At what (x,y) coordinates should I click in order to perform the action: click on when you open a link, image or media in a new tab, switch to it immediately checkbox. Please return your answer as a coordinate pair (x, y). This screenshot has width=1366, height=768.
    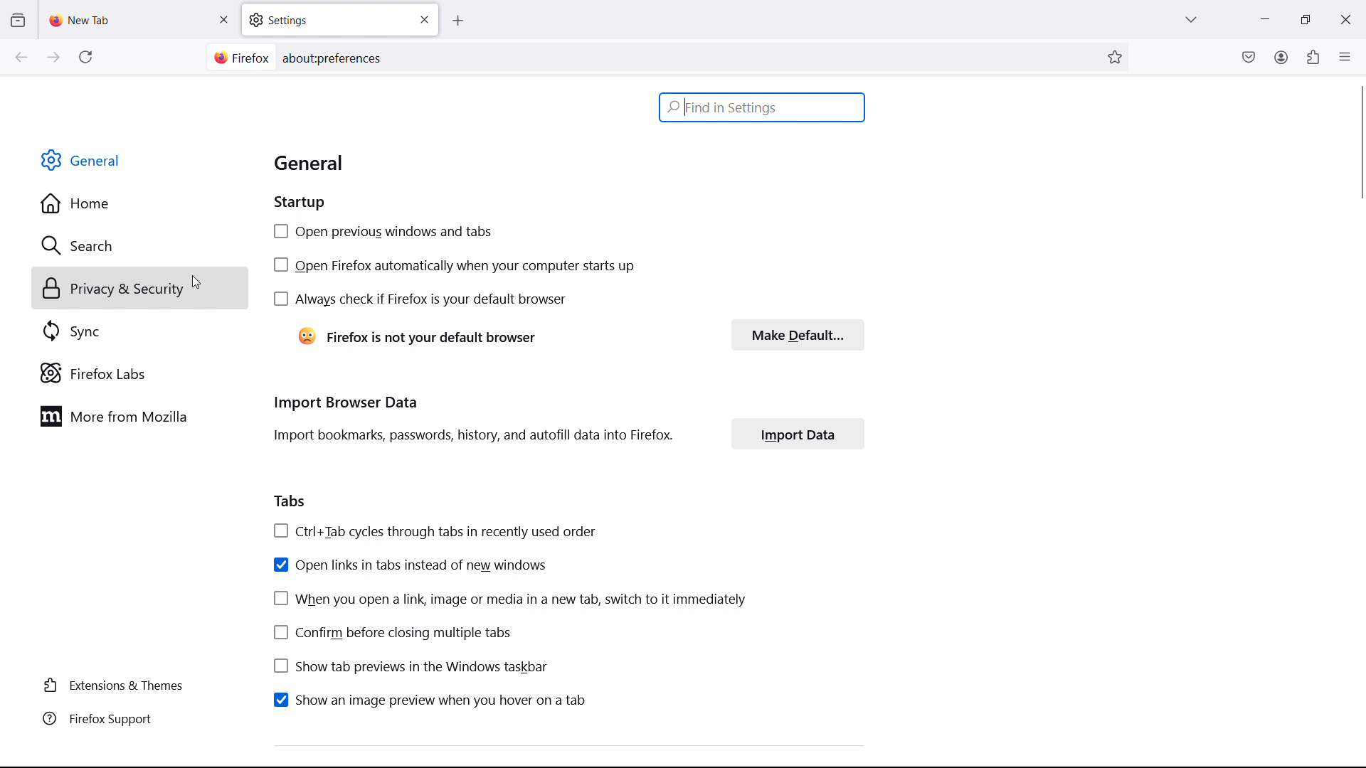
    Looking at the image, I should click on (508, 598).